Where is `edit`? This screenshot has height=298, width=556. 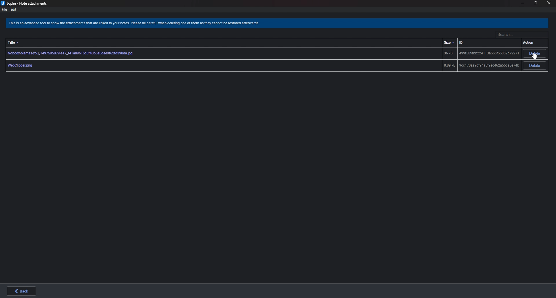
edit is located at coordinates (14, 9).